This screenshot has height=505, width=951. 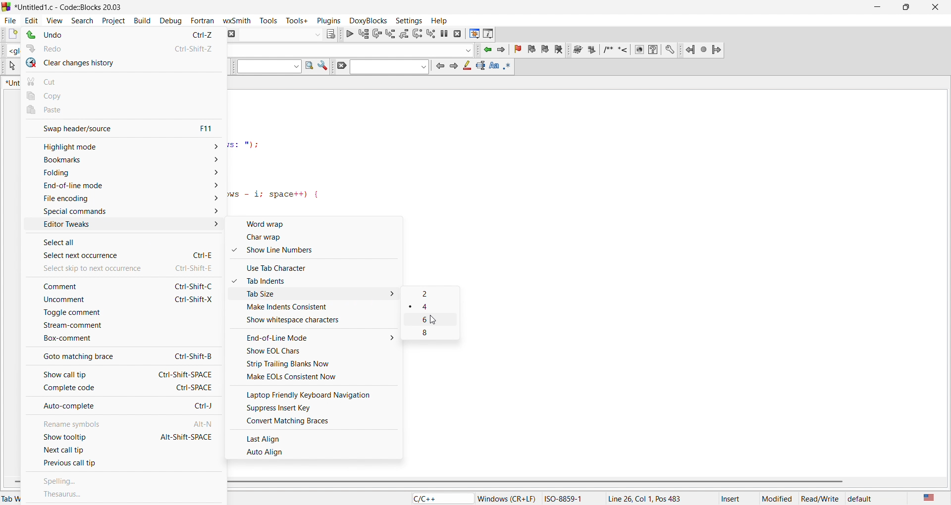 What do you see at coordinates (76, 376) in the screenshot?
I see `show call tip ` at bounding box center [76, 376].